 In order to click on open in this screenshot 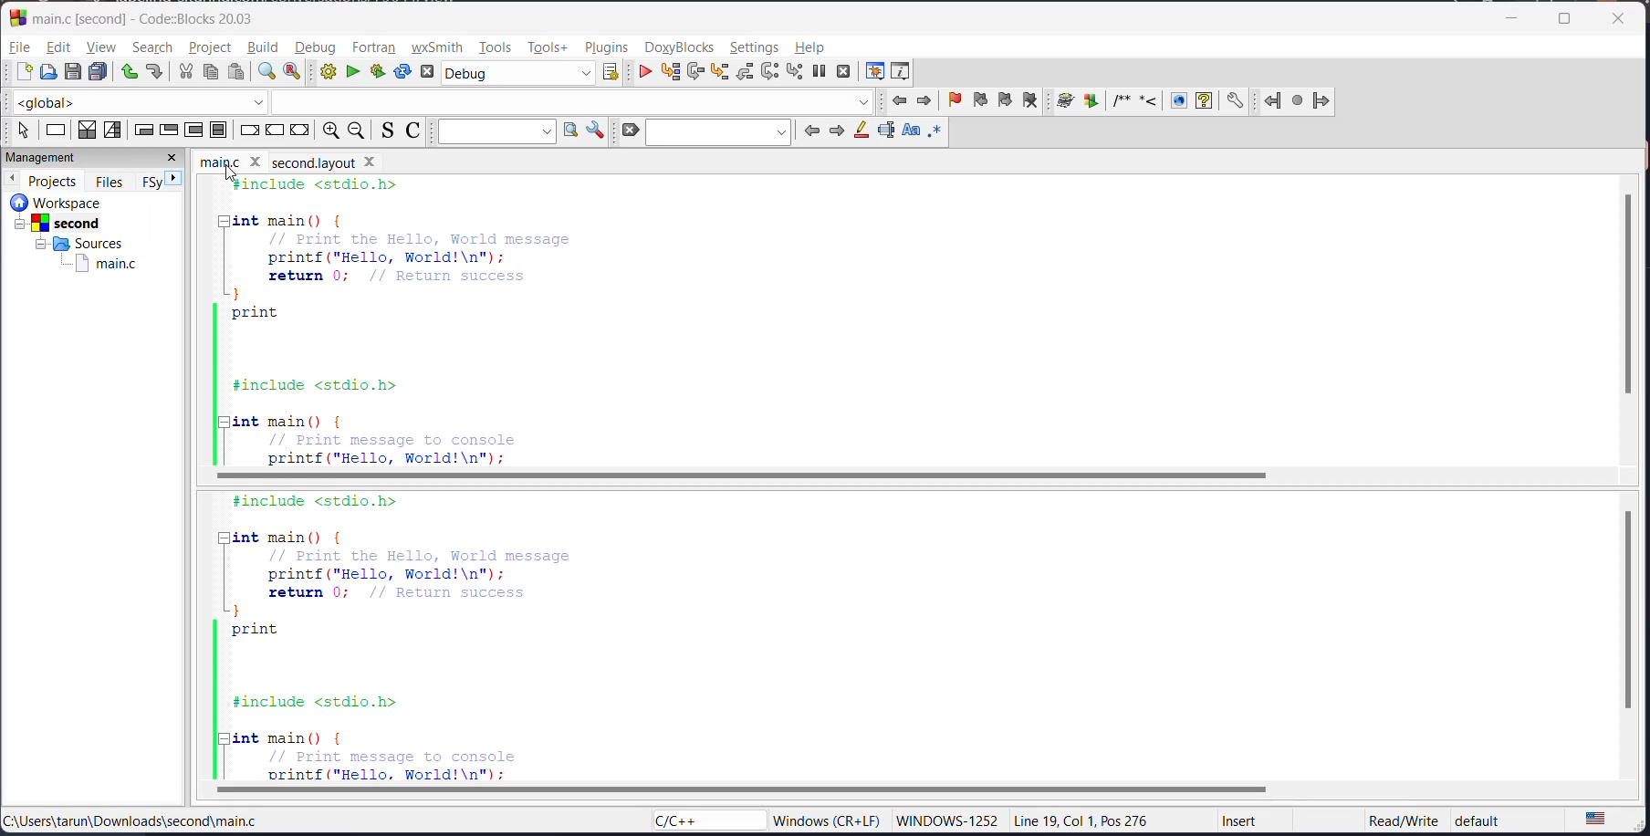, I will do `click(52, 74)`.